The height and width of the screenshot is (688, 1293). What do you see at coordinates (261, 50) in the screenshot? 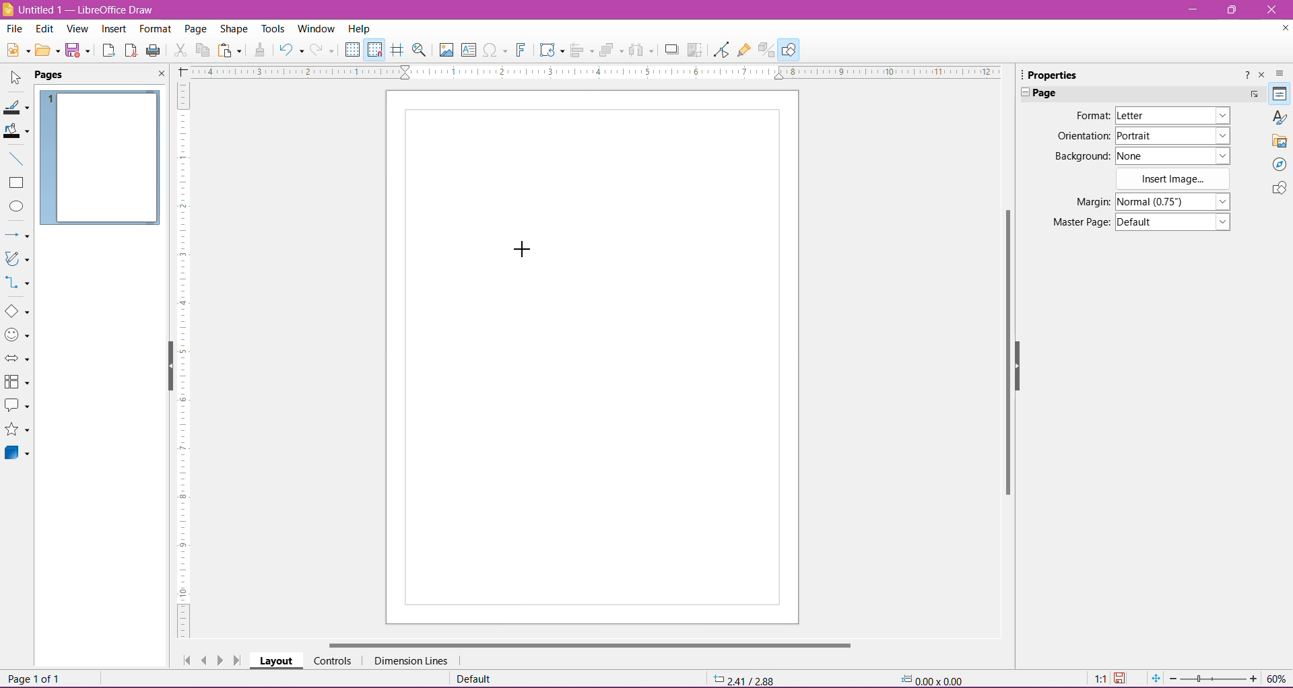
I see `Clone Formatting` at bounding box center [261, 50].